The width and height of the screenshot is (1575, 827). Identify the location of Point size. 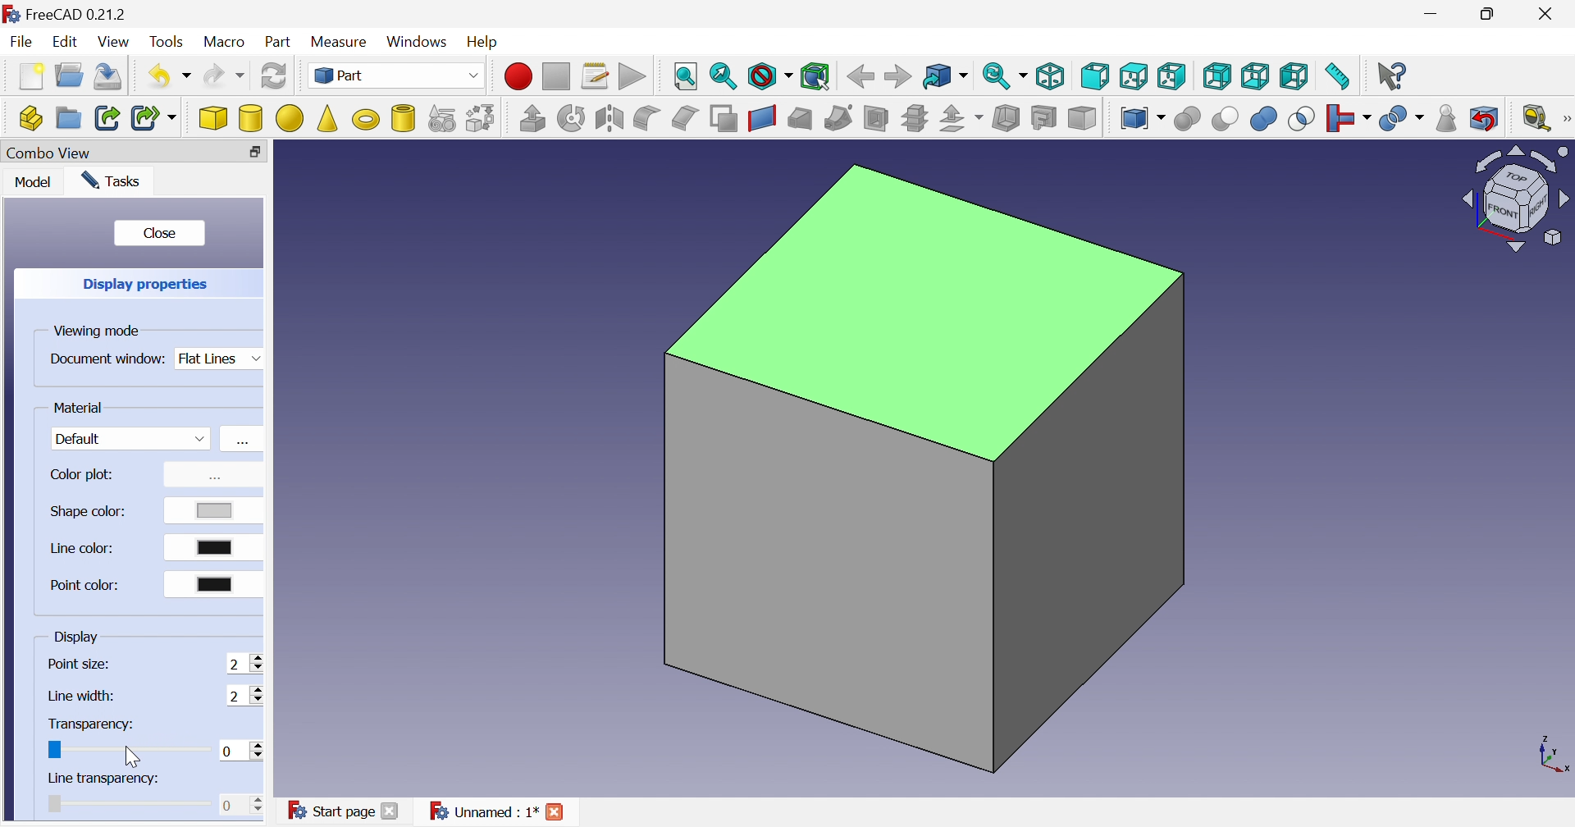
(79, 665).